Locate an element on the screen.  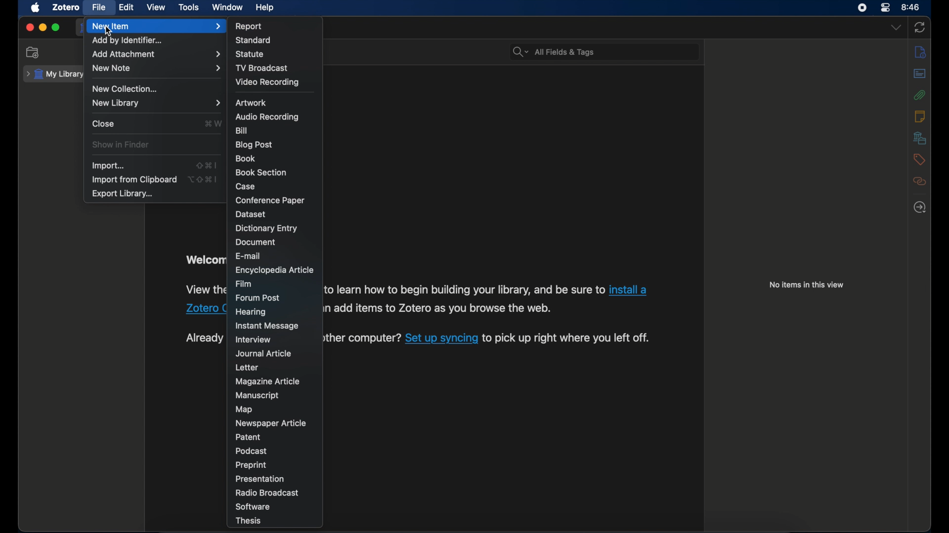
radio broadcast is located at coordinates (267, 493).